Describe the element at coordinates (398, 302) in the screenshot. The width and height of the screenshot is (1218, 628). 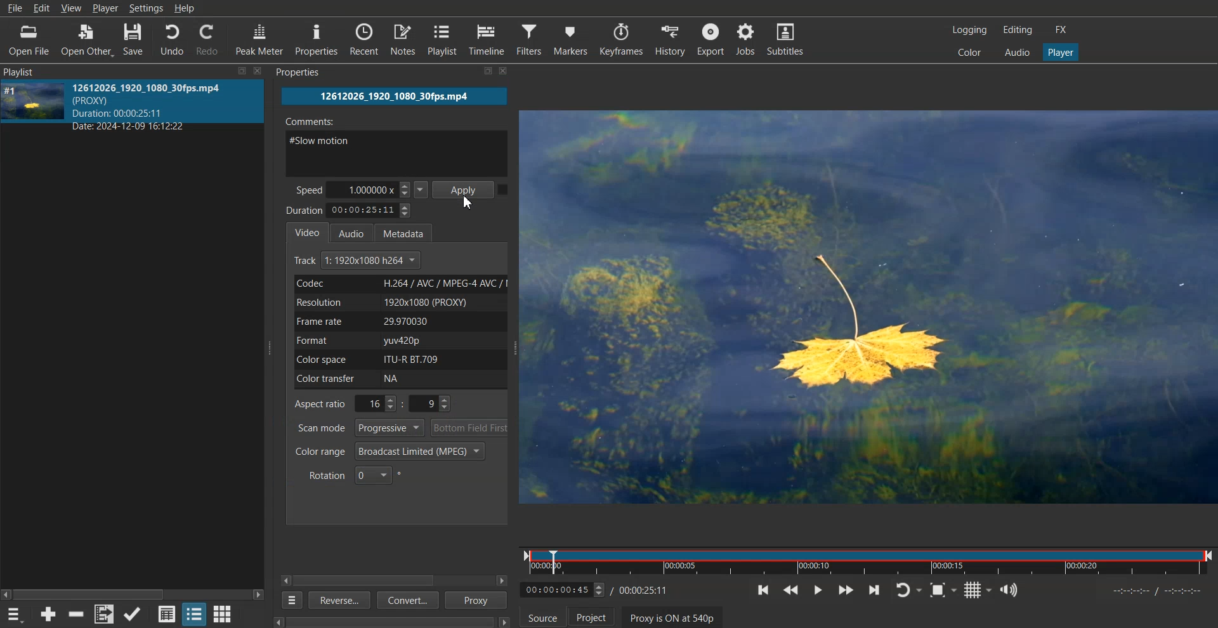
I see `Resolution` at that location.